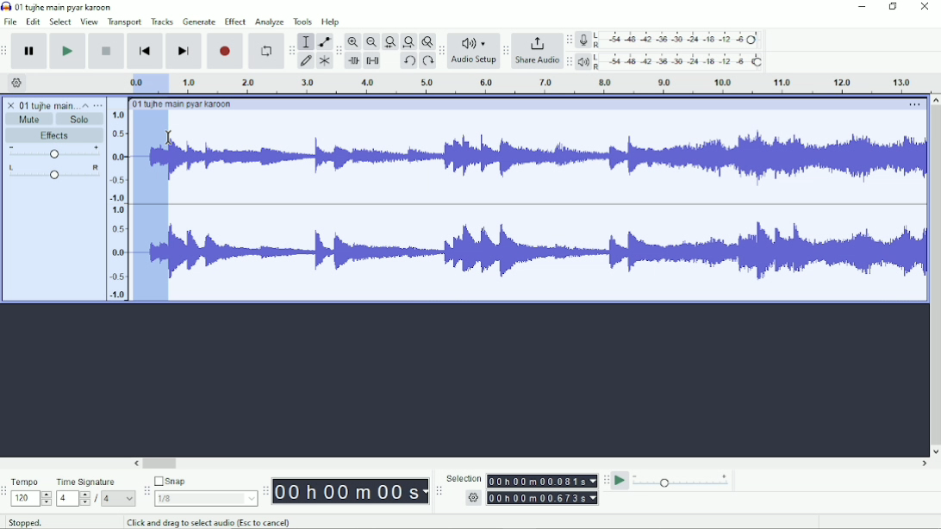 The height and width of the screenshot is (529, 941). Describe the element at coordinates (31, 482) in the screenshot. I see `Tempo` at that location.